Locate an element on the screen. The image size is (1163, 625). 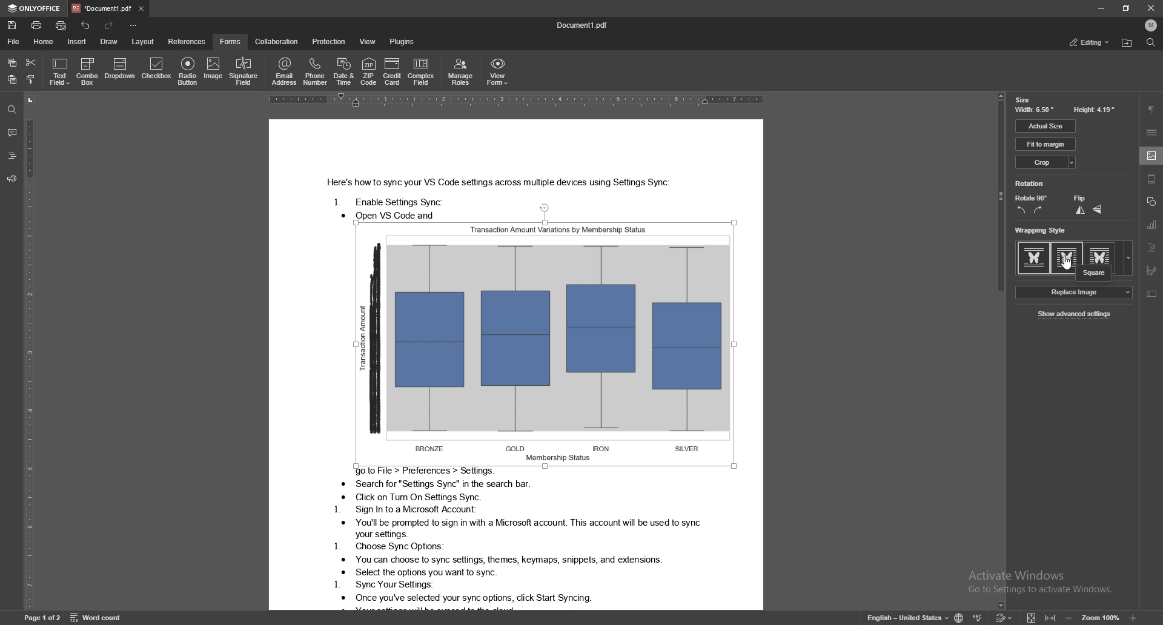
draw is located at coordinates (110, 42).